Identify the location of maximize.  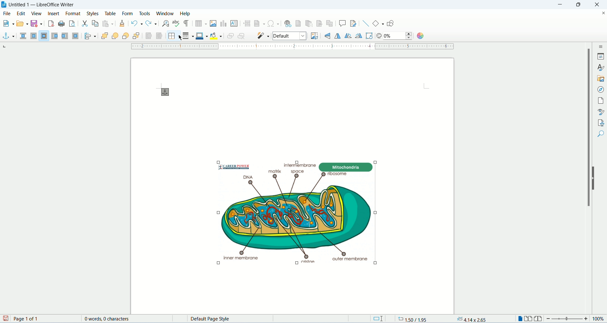
(580, 5).